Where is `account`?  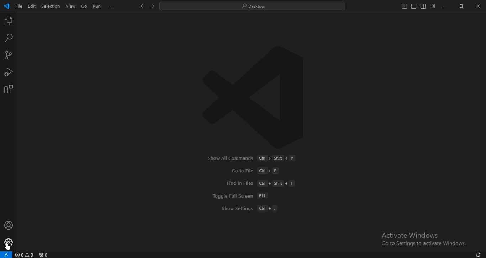 account is located at coordinates (8, 226).